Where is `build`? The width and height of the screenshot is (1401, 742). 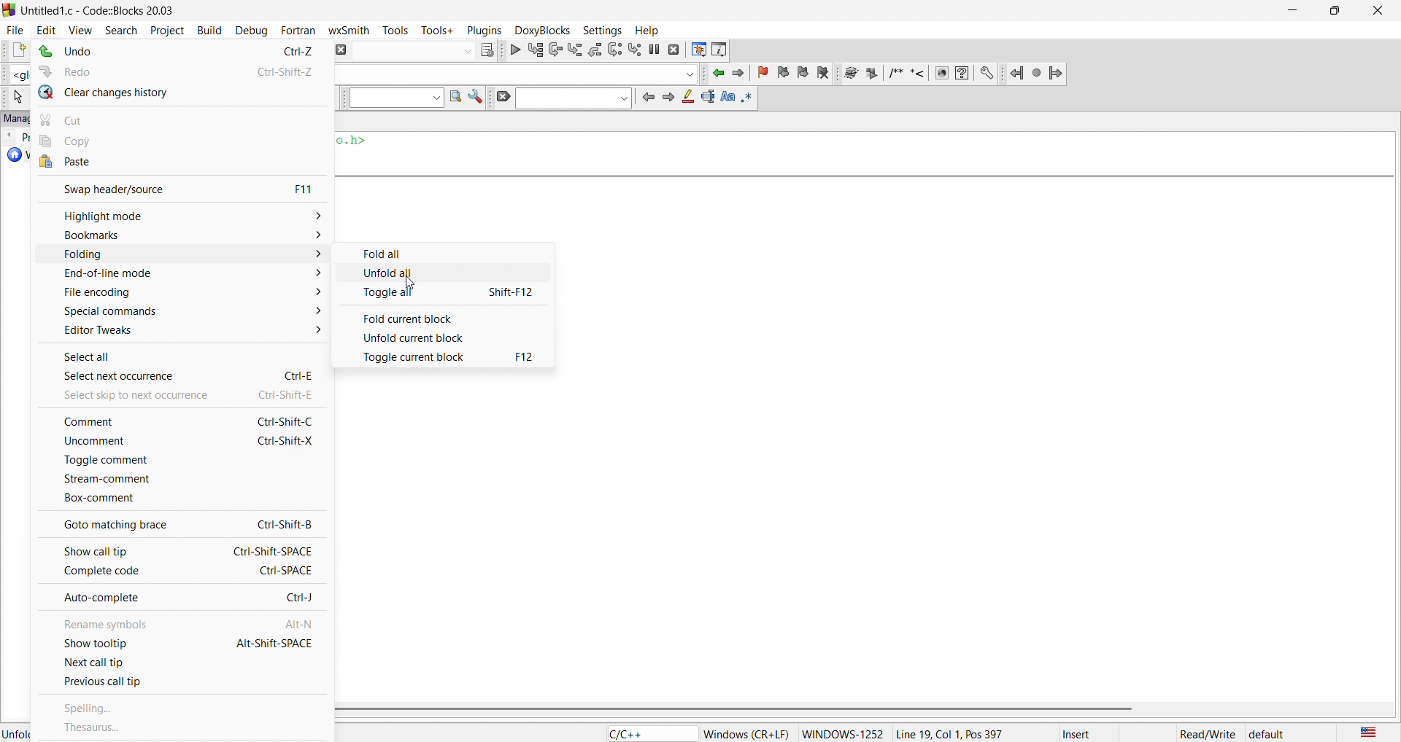
build is located at coordinates (207, 28).